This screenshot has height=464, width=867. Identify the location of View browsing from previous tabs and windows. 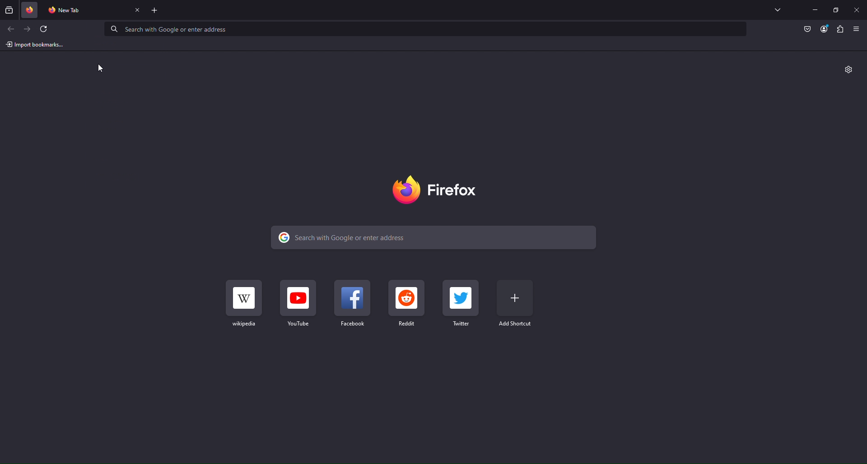
(9, 10).